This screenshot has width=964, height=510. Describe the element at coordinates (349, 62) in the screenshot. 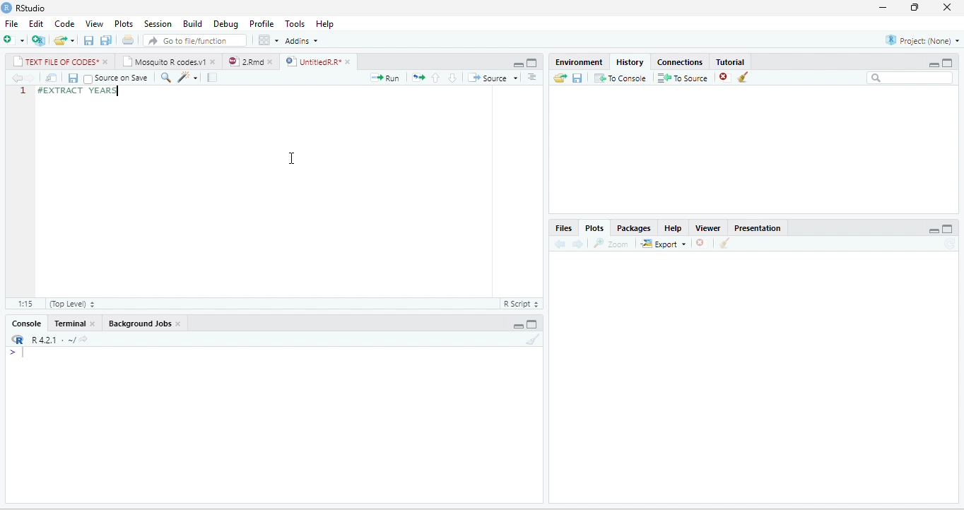

I see `close` at that location.